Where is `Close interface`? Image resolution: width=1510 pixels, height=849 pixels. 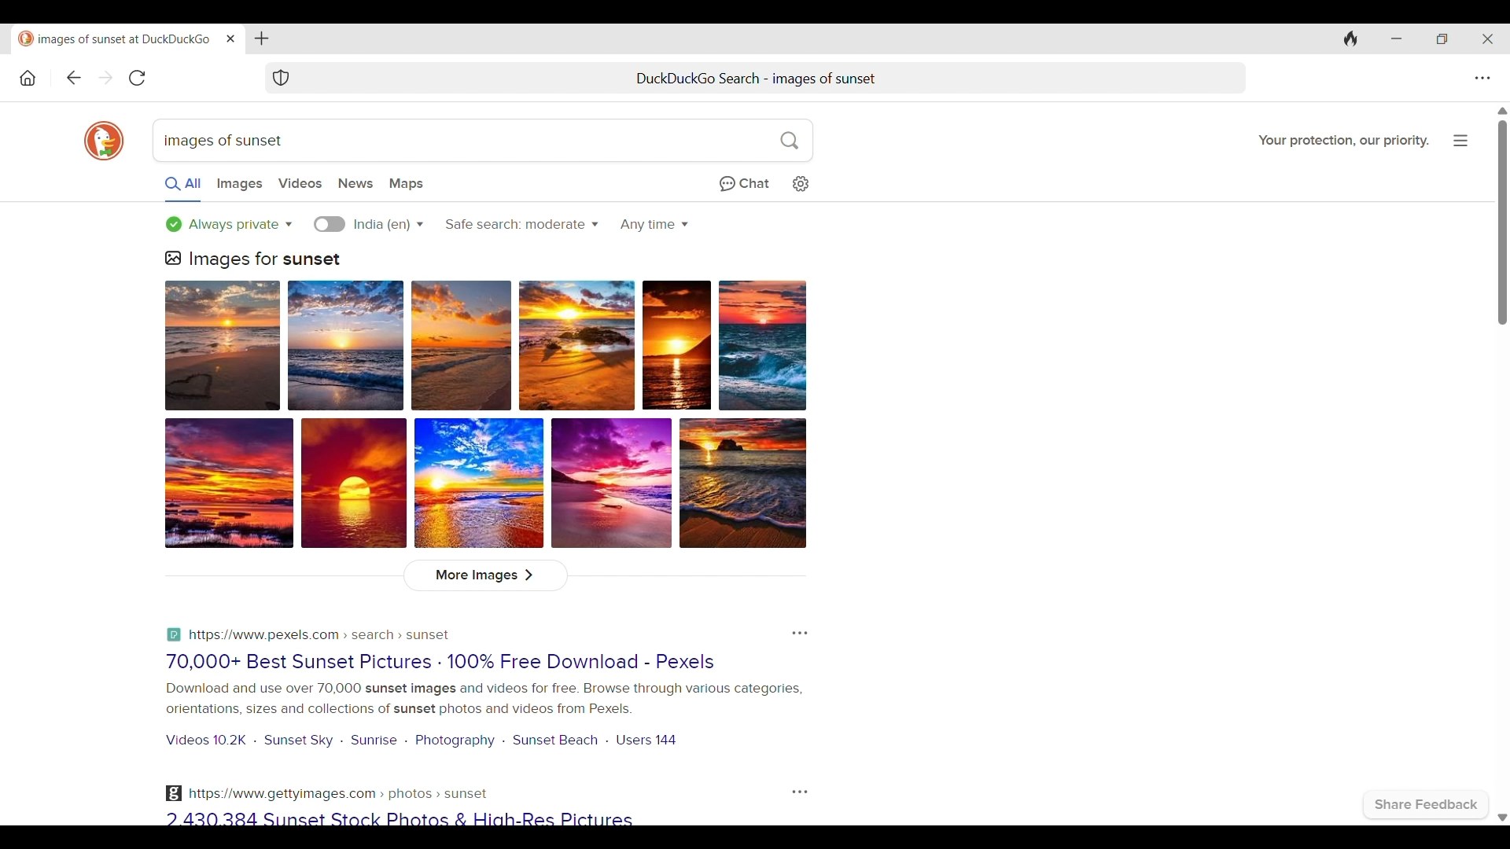
Close interface is located at coordinates (1487, 39).